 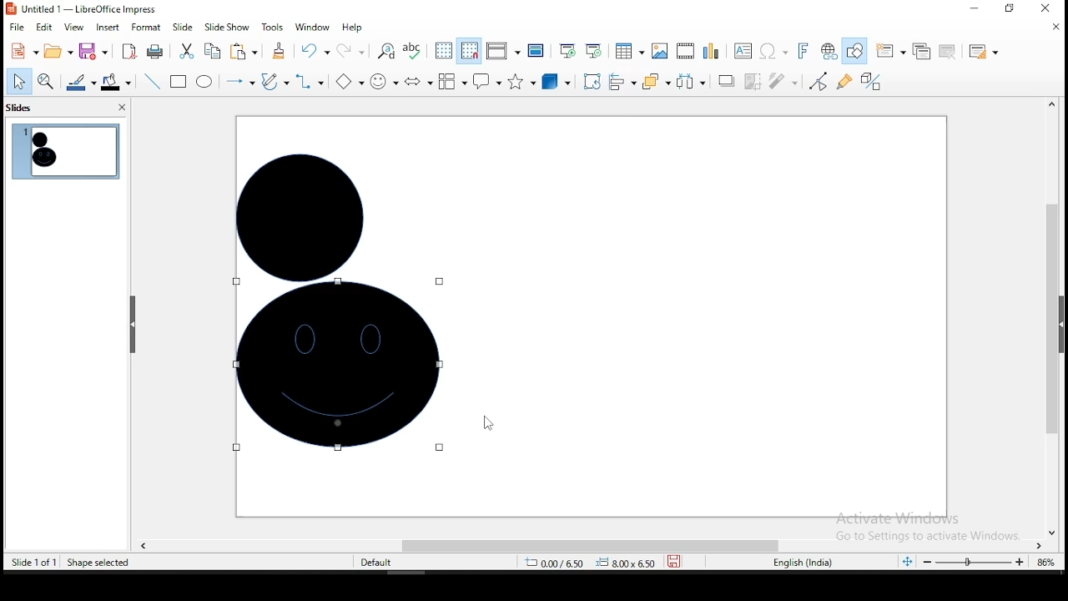 I want to click on format, so click(x=147, y=28).